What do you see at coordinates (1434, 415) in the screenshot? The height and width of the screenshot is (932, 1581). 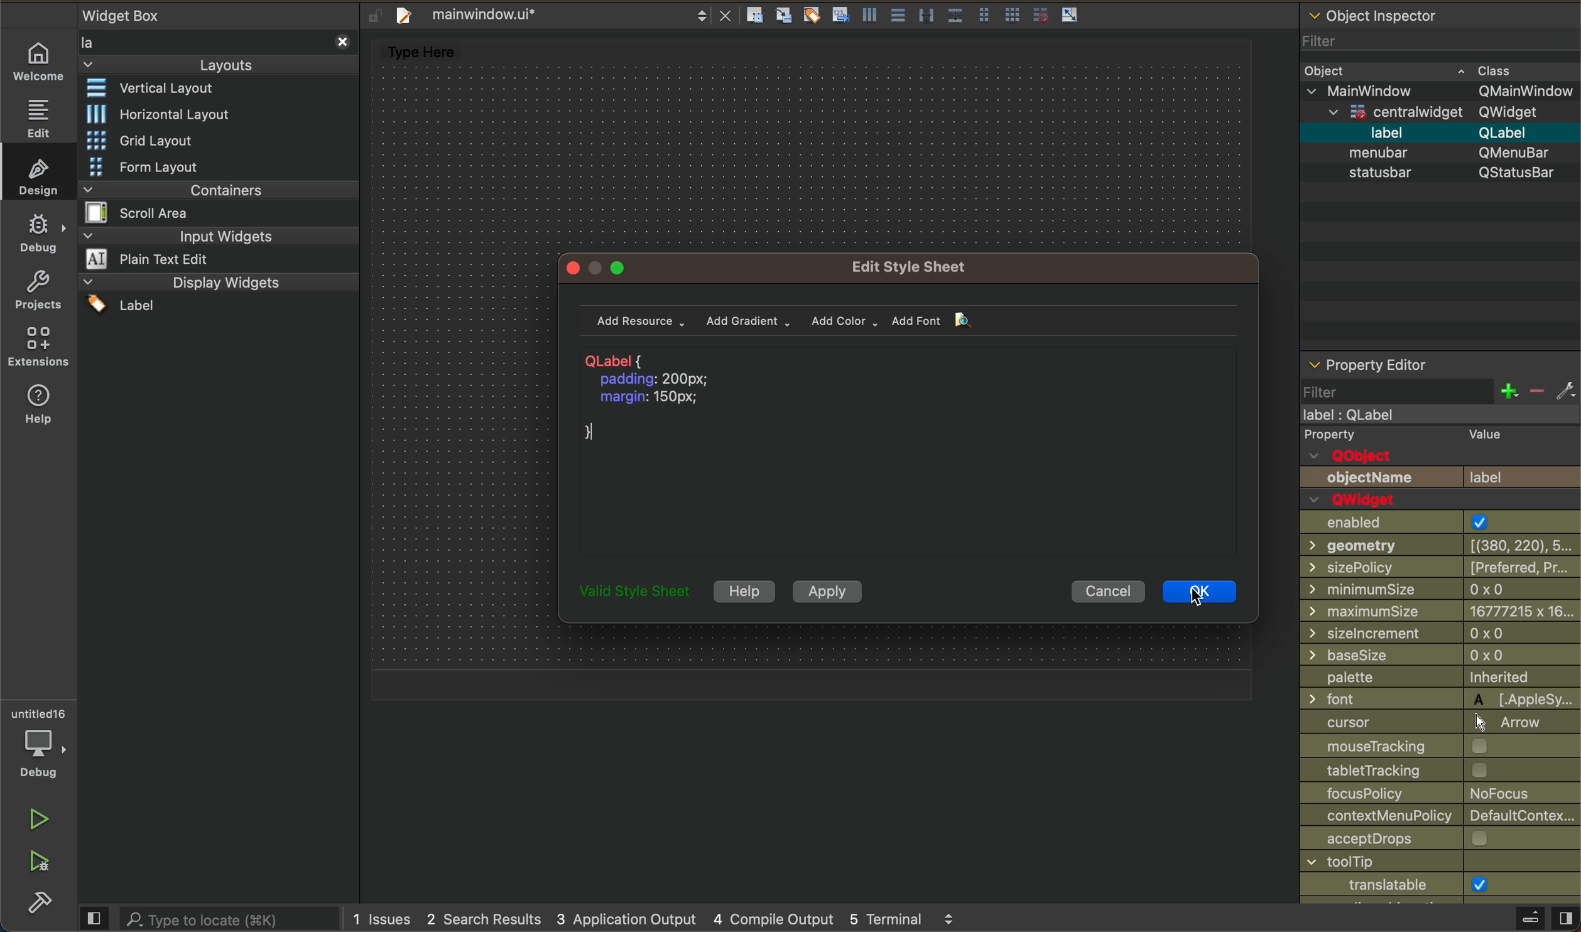 I see `main window` at bounding box center [1434, 415].